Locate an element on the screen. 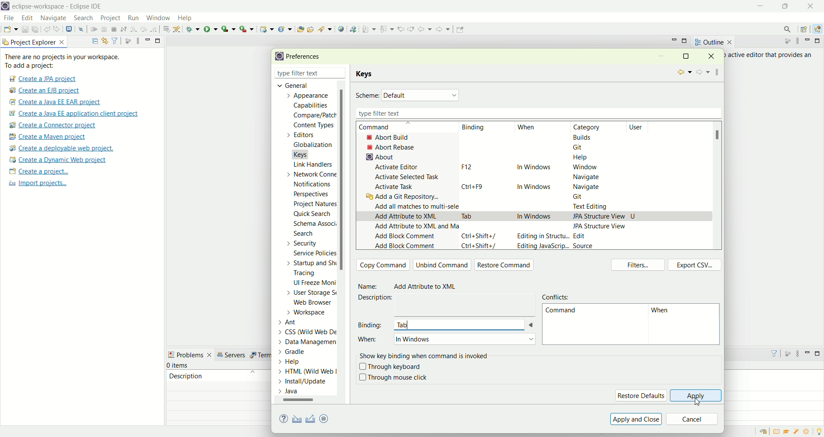 Image resolution: width=824 pixels, height=437 pixels. in windows is located at coordinates (535, 185).